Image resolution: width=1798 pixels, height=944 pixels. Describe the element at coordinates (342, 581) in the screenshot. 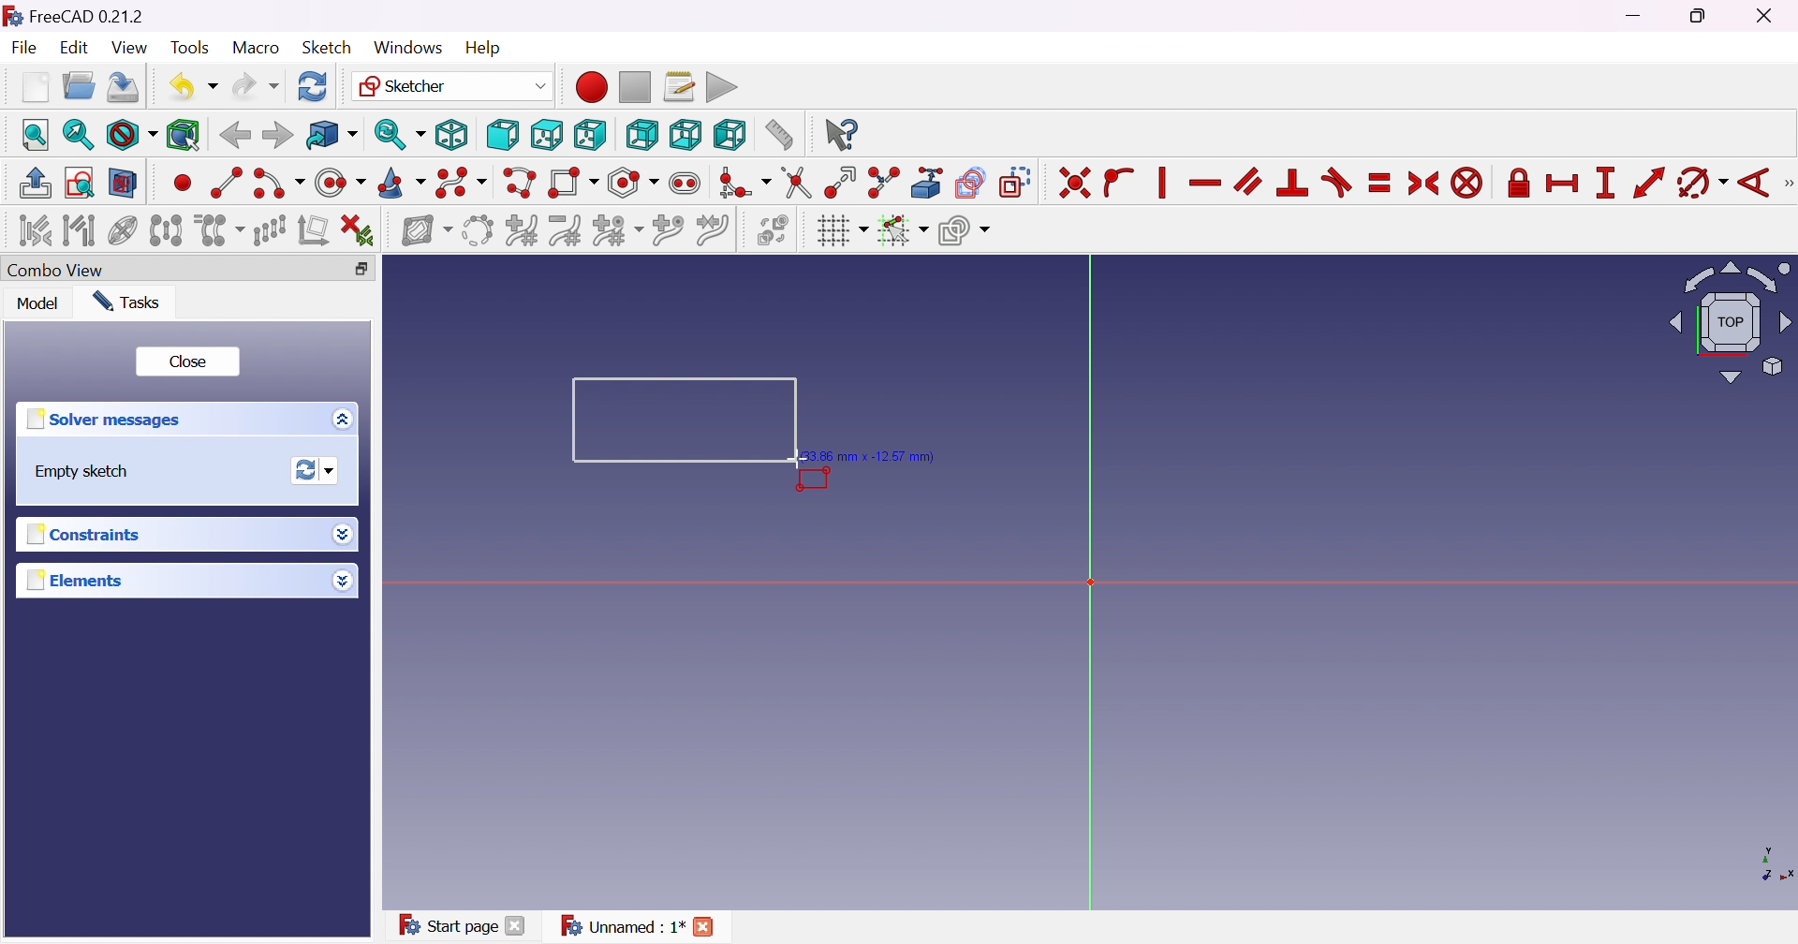

I see `More options` at that location.